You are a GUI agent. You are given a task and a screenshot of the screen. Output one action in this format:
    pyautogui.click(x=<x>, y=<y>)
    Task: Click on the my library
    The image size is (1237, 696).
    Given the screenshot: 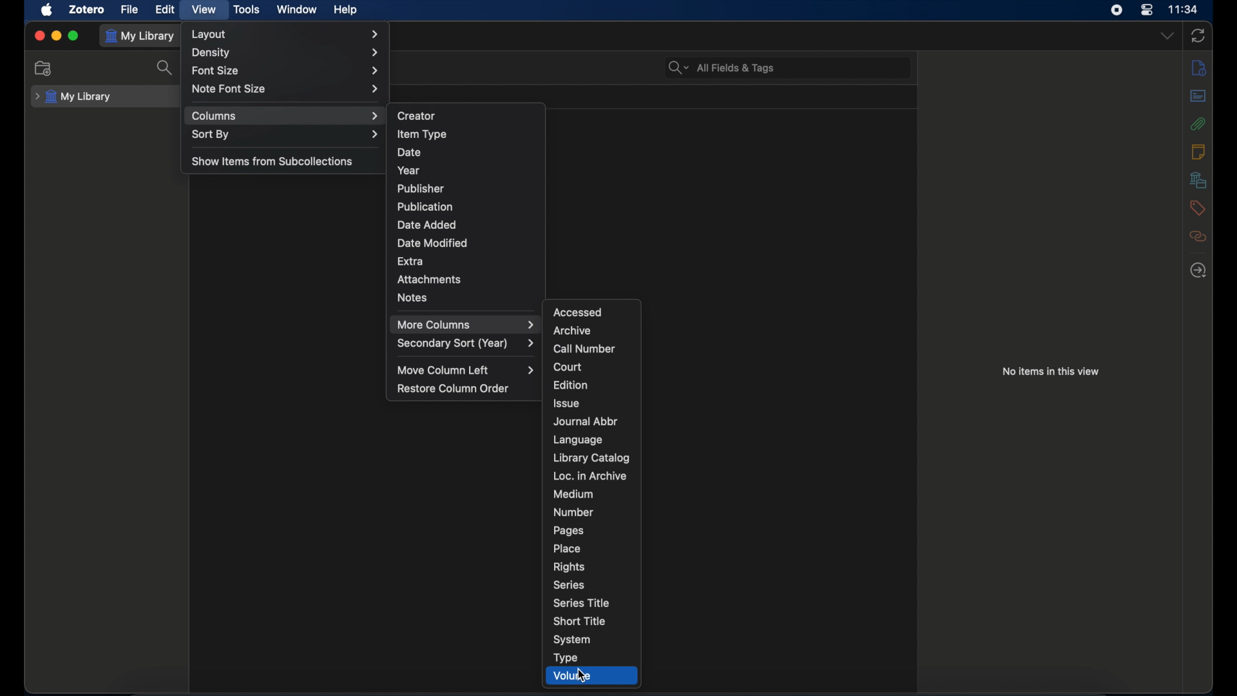 What is the action you would take?
    pyautogui.click(x=140, y=36)
    